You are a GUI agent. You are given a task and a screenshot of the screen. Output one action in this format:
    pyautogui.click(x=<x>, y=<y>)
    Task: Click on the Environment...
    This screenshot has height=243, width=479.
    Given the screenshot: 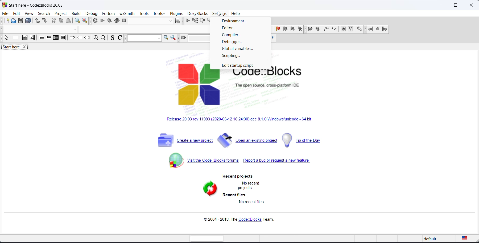 What is the action you would take?
    pyautogui.click(x=234, y=21)
    